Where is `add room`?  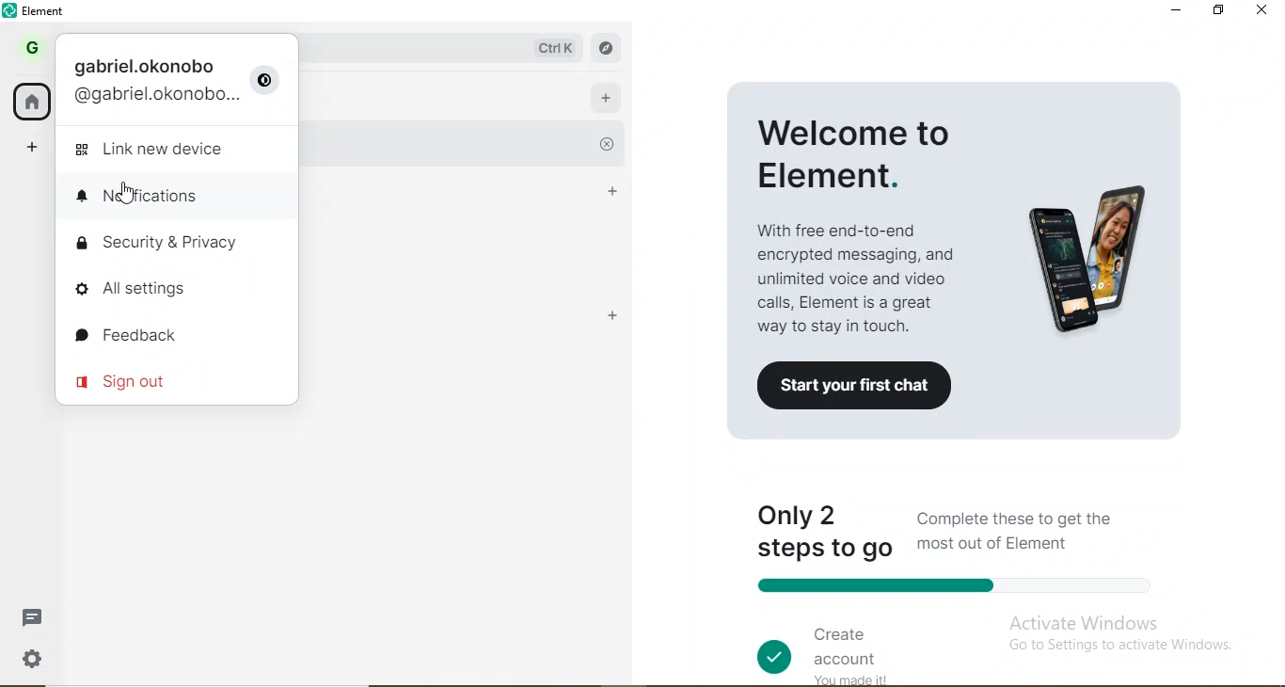 add room is located at coordinates (606, 100).